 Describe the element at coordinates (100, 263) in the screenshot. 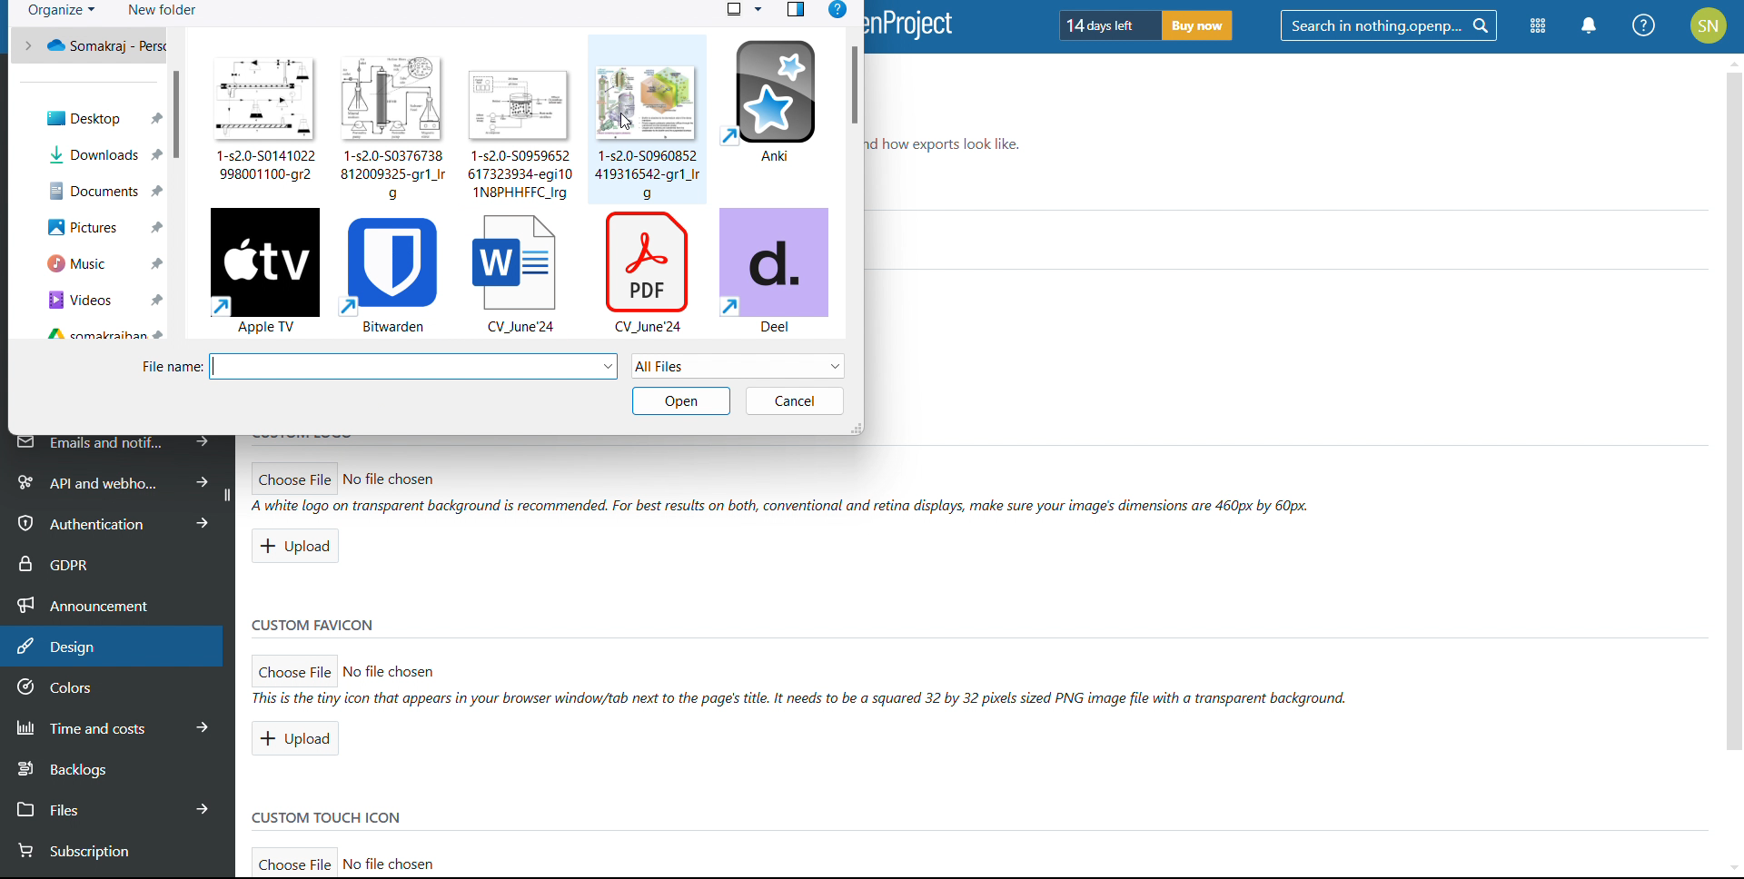

I see `Music ` at that location.